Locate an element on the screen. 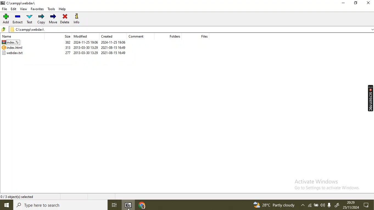 The width and height of the screenshot is (374, 210). index.7z is located at coordinates (12, 41).